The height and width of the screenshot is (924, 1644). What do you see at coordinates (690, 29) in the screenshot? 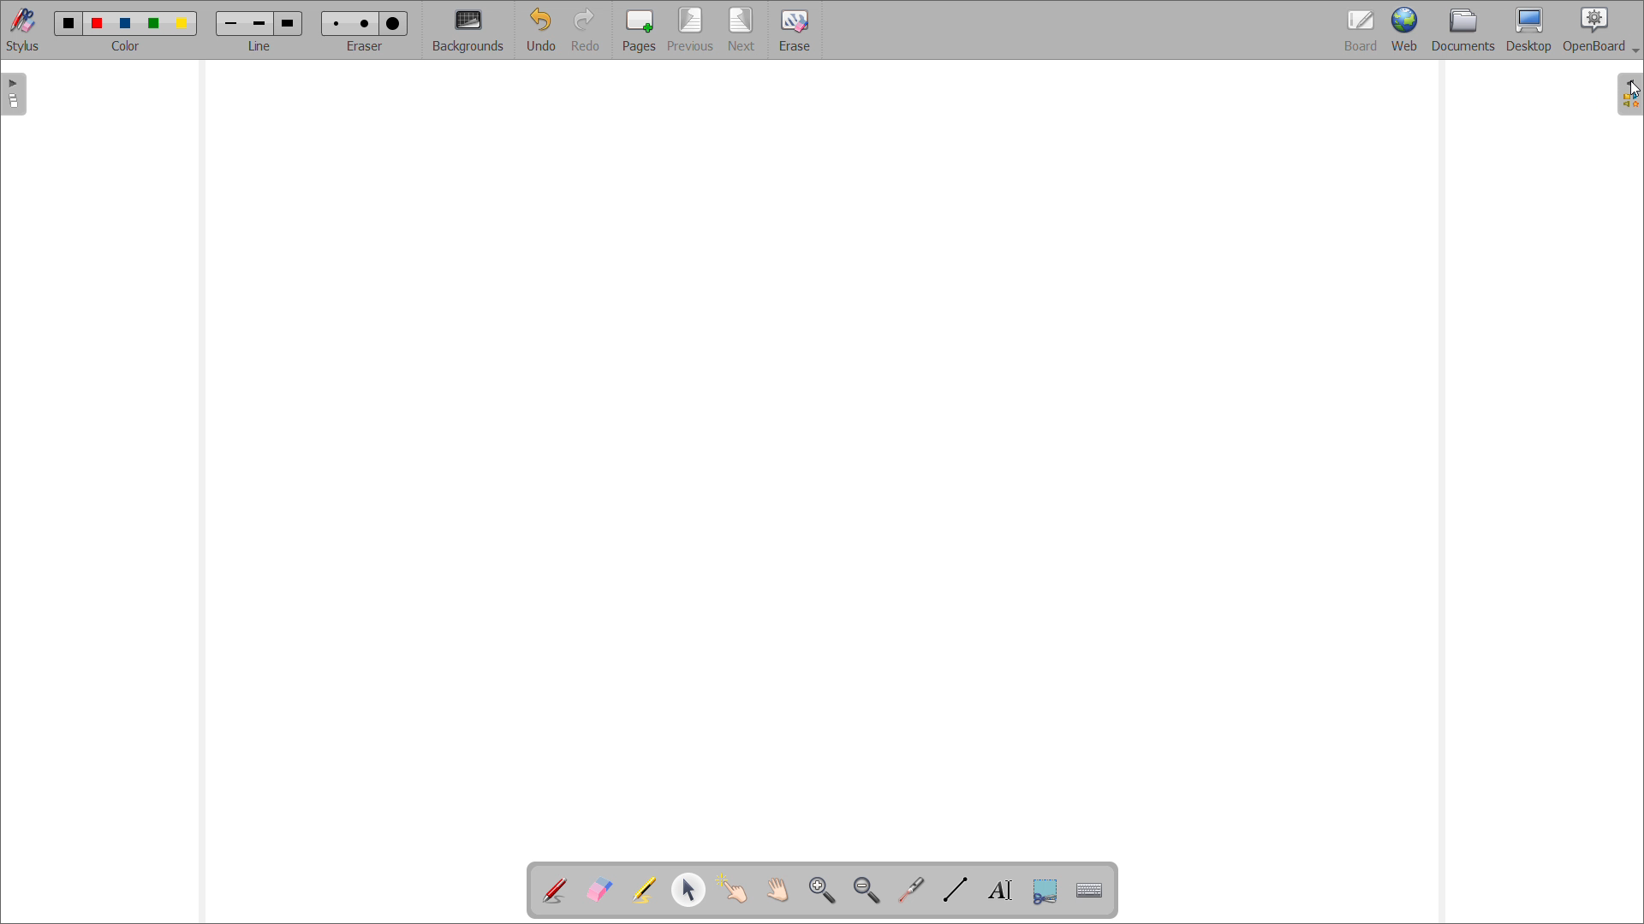
I see `previous page` at bounding box center [690, 29].